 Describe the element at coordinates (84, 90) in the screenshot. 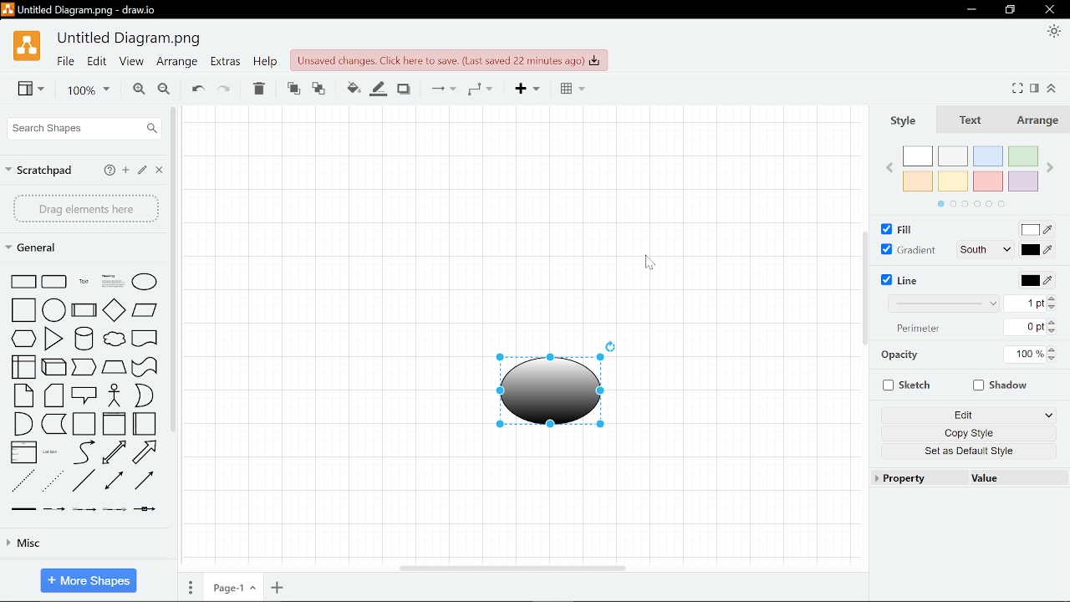

I see `Current zoom` at that location.